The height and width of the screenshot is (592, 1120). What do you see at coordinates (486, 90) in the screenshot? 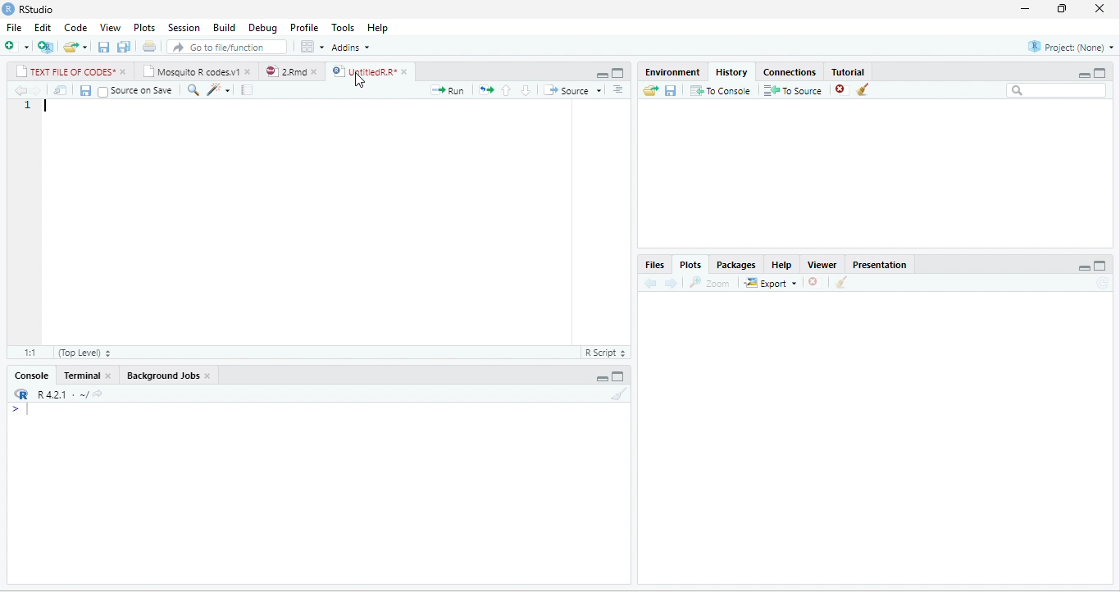
I see `rerun` at bounding box center [486, 90].